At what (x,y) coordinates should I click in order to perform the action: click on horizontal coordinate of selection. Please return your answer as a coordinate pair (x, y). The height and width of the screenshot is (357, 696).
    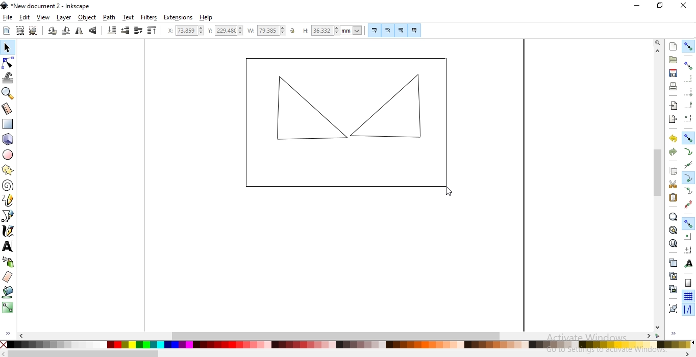
    Looking at the image, I should click on (186, 30).